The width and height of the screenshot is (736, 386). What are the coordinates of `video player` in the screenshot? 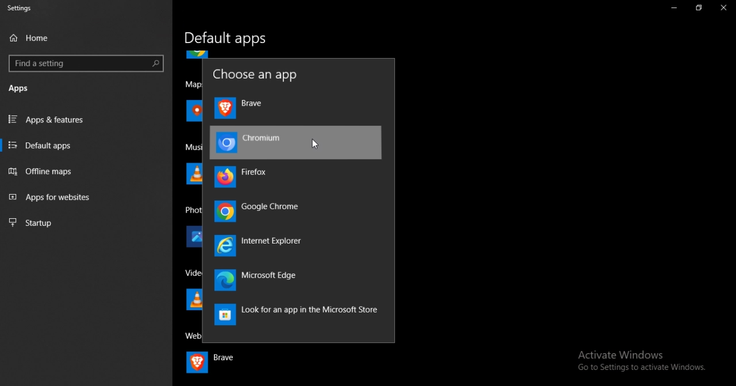 It's located at (193, 274).